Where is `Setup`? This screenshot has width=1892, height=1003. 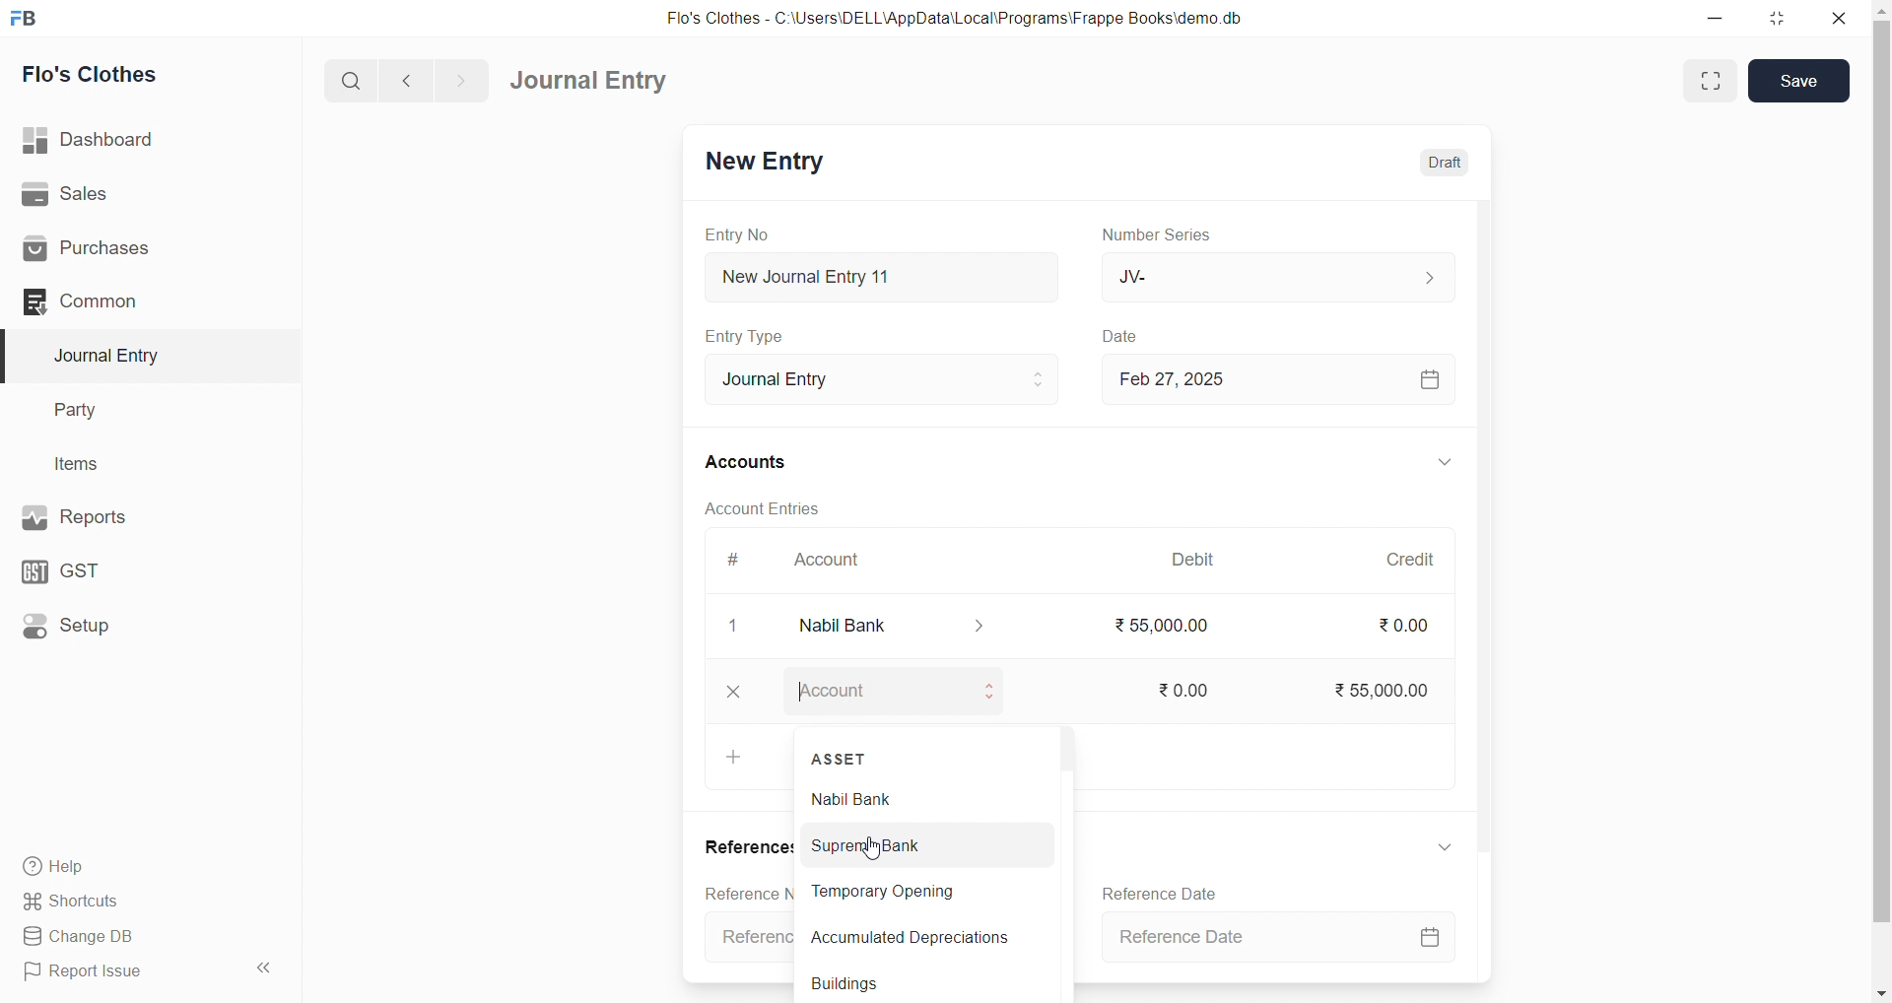 Setup is located at coordinates (113, 629).